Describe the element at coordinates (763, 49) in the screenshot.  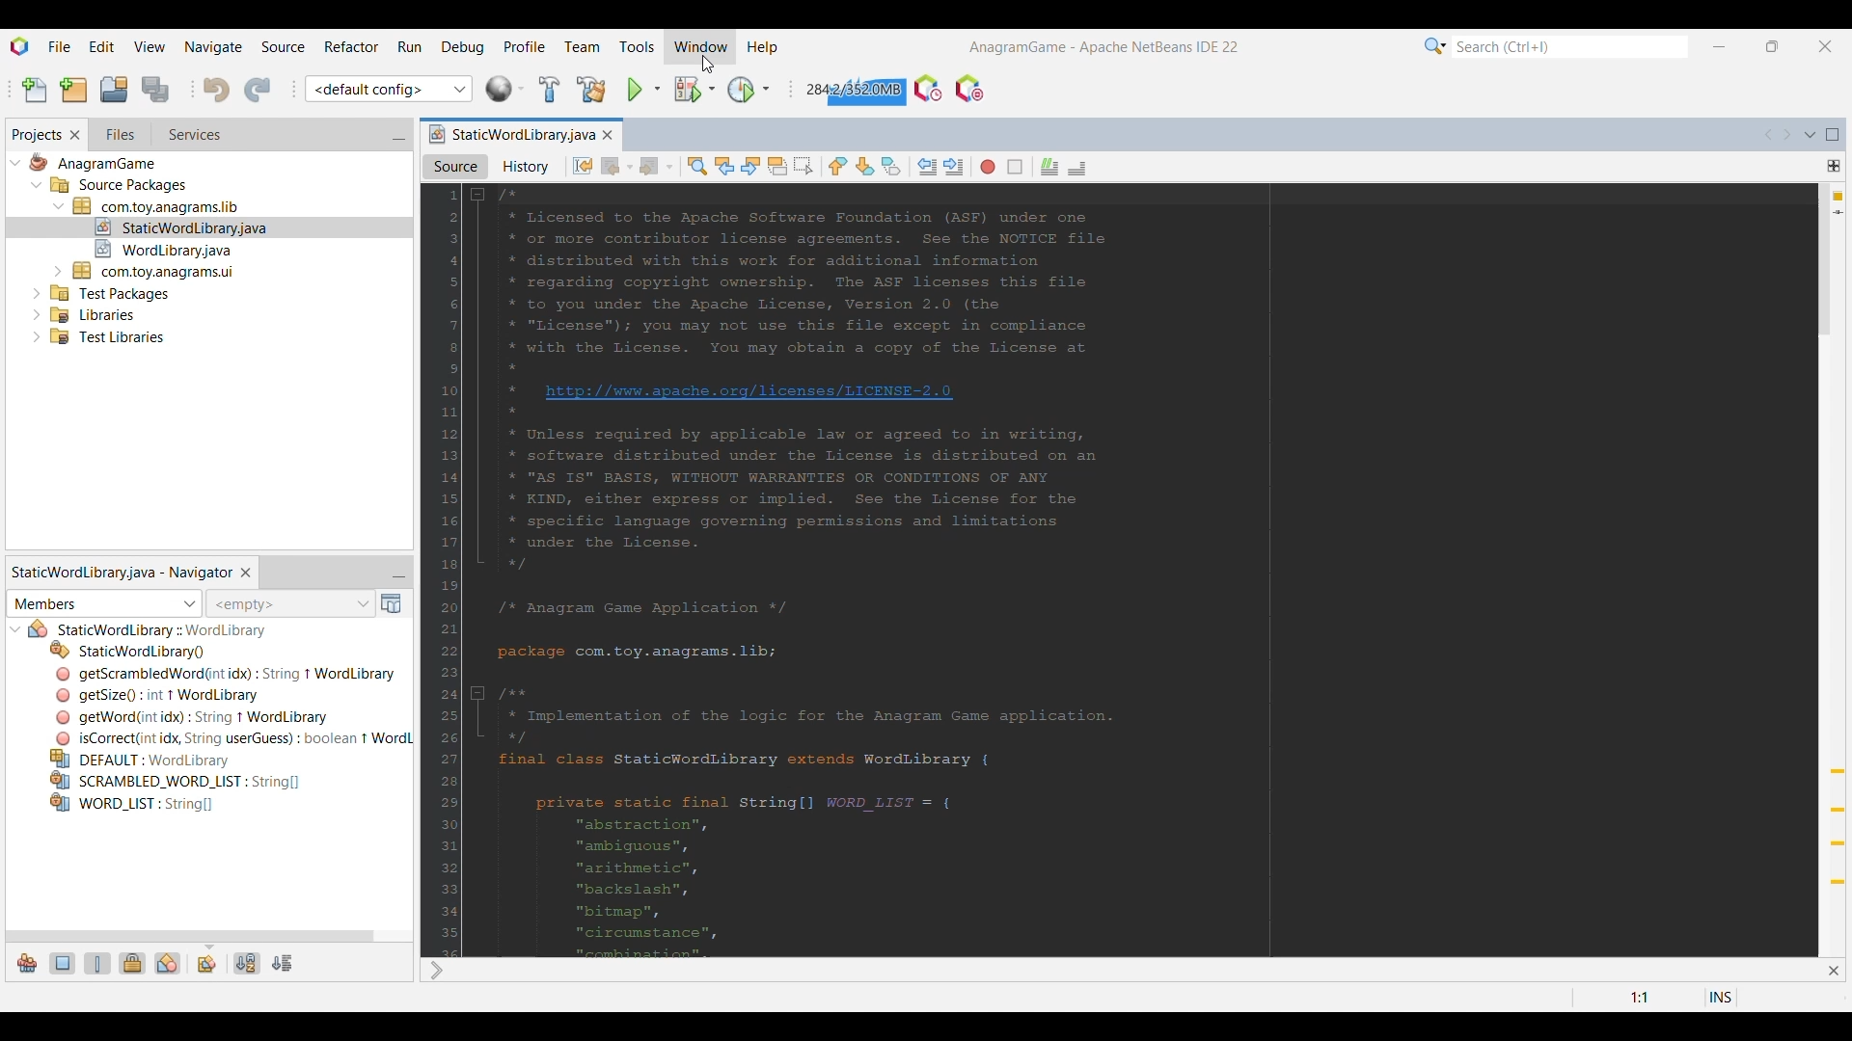
I see `Help menu` at that location.